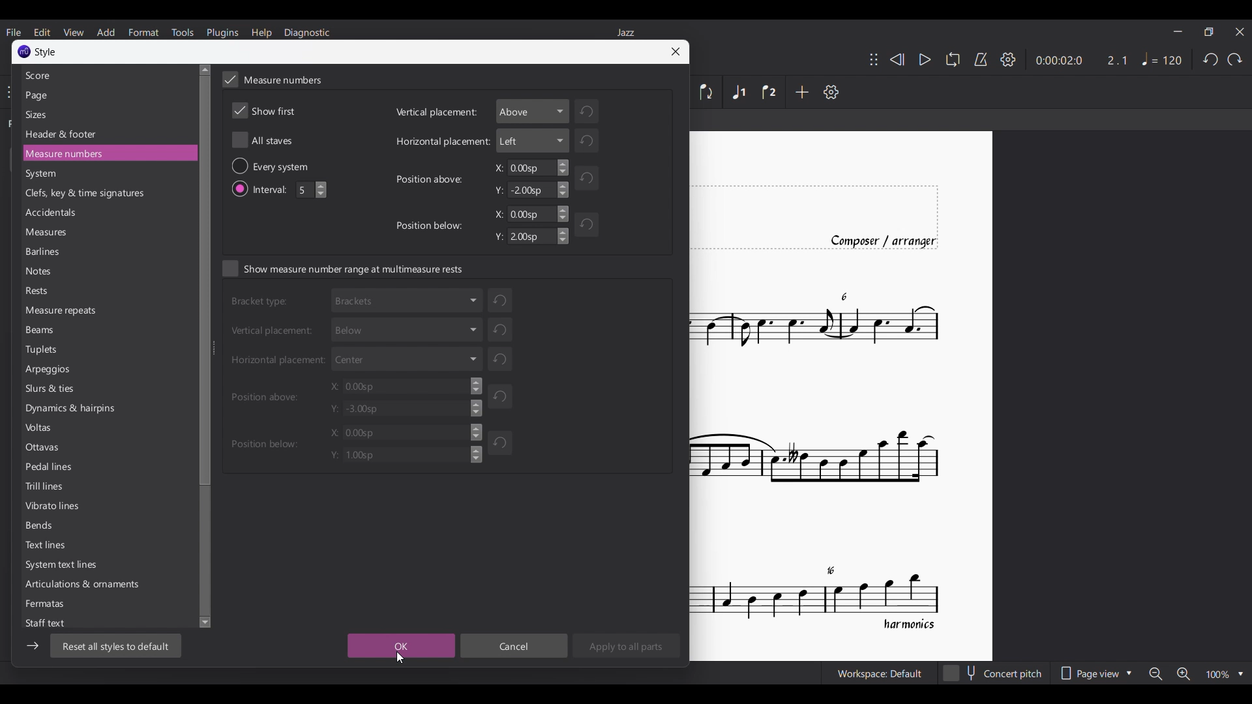 The height and width of the screenshot is (704, 1252). I want to click on Clefs, so click(85, 194).